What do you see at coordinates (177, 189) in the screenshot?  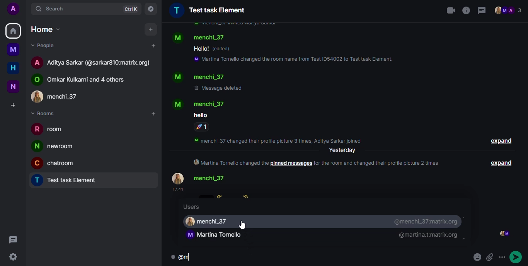 I see `time` at bounding box center [177, 189].